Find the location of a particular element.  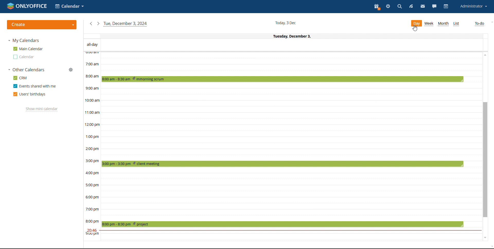

scrollbar is located at coordinates (485, 159).